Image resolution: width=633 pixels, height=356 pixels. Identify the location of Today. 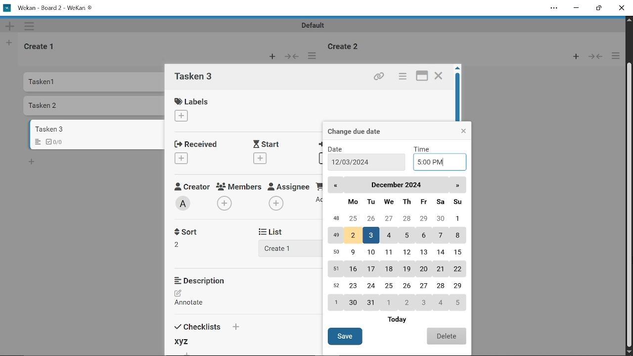
(398, 319).